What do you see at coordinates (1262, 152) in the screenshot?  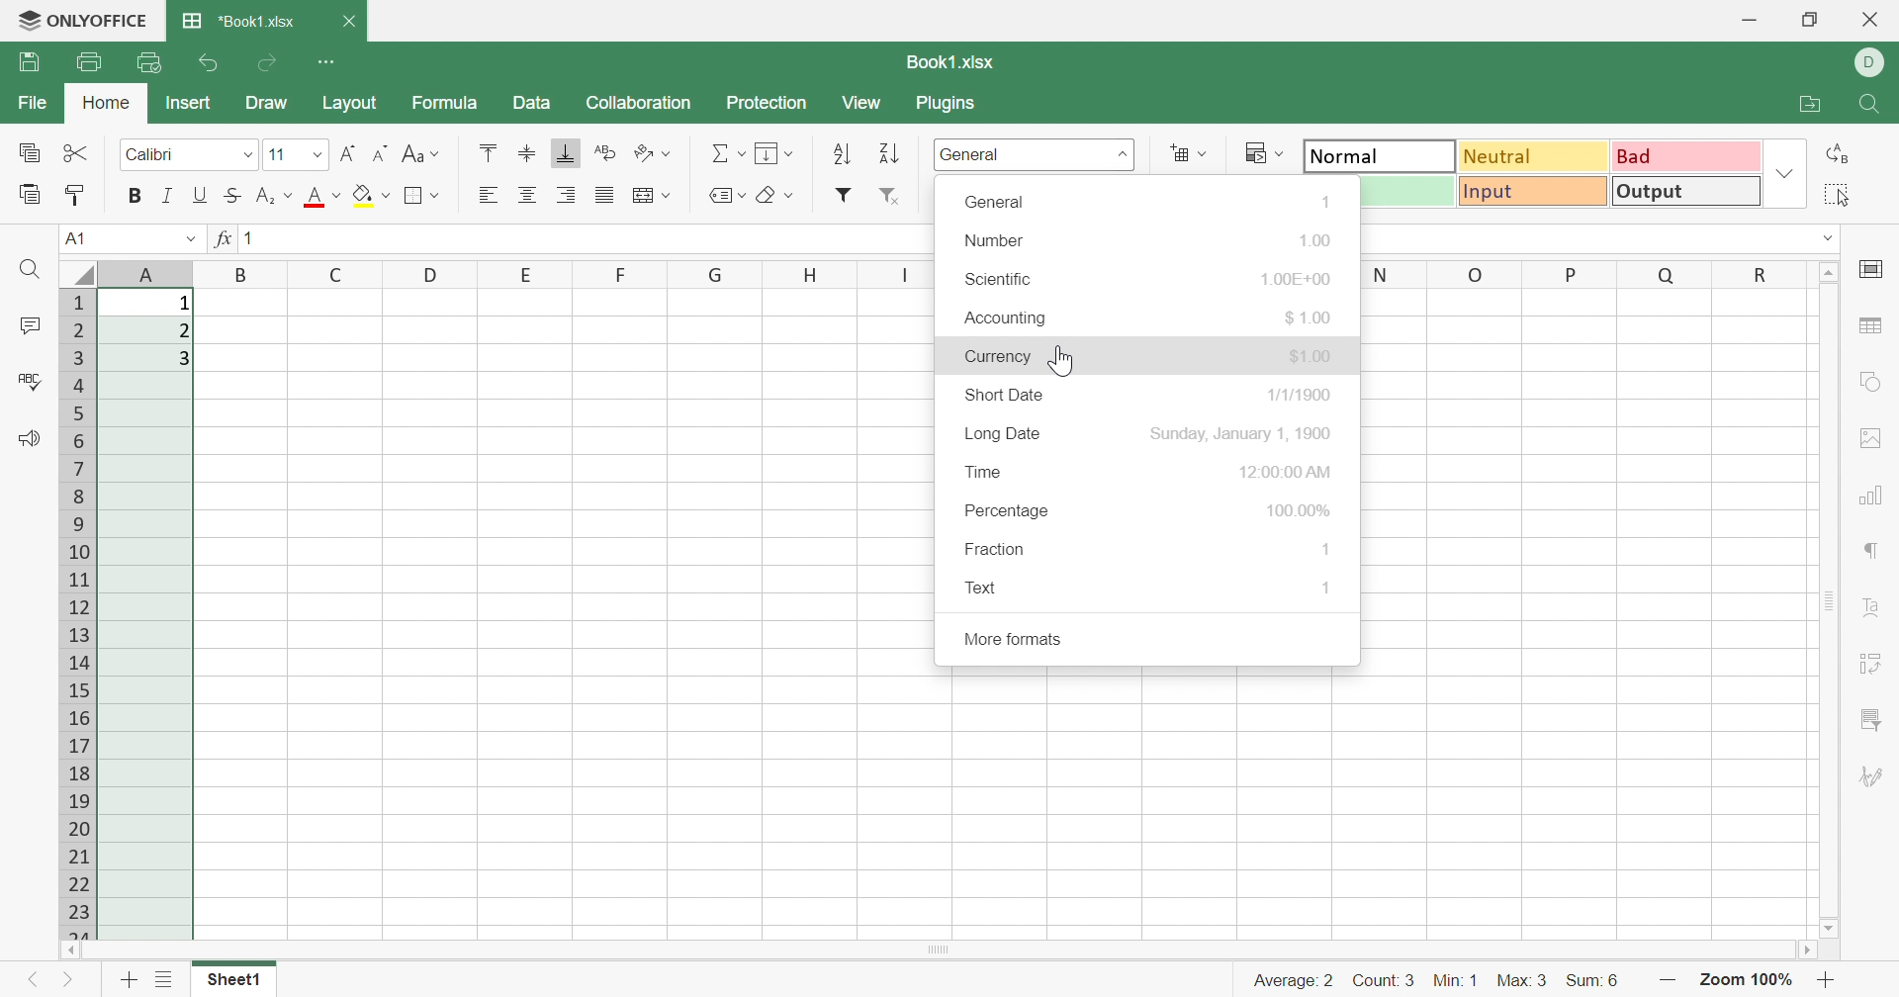 I see `Conditional formatting` at bounding box center [1262, 152].